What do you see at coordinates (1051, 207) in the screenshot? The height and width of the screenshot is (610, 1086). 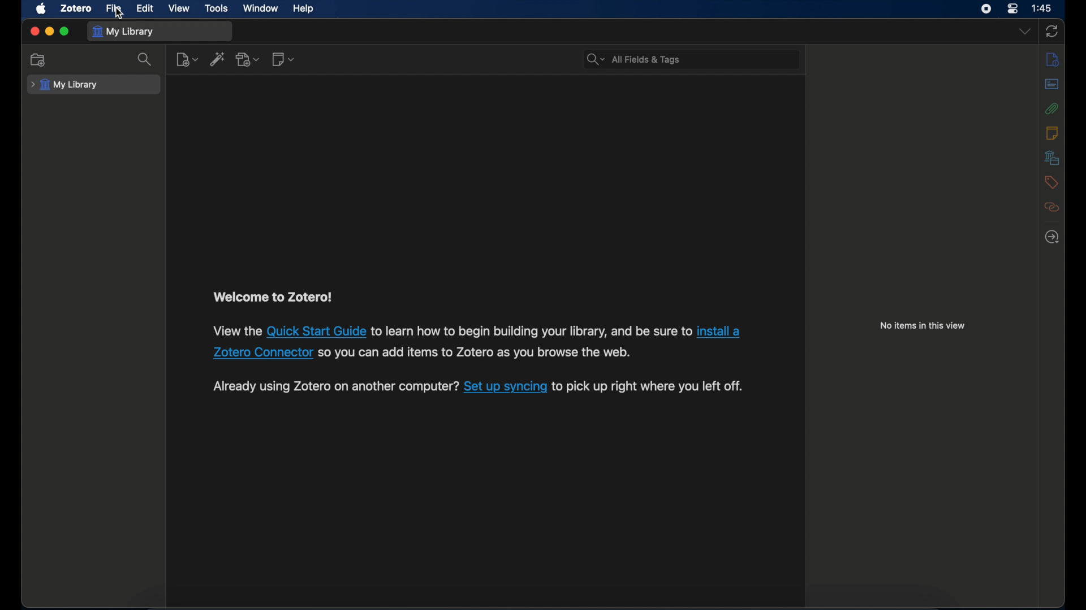 I see `related` at bounding box center [1051, 207].